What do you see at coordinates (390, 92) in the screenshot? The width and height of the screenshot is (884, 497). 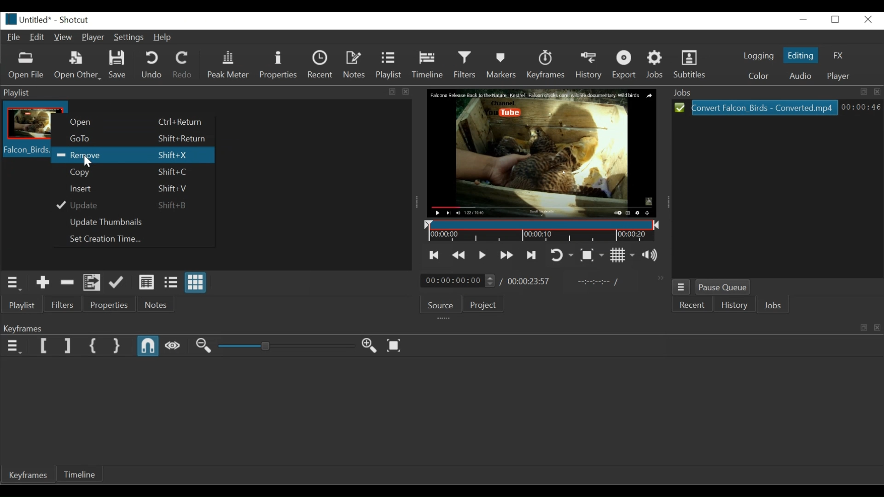 I see `Restore` at bounding box center [390, 92].